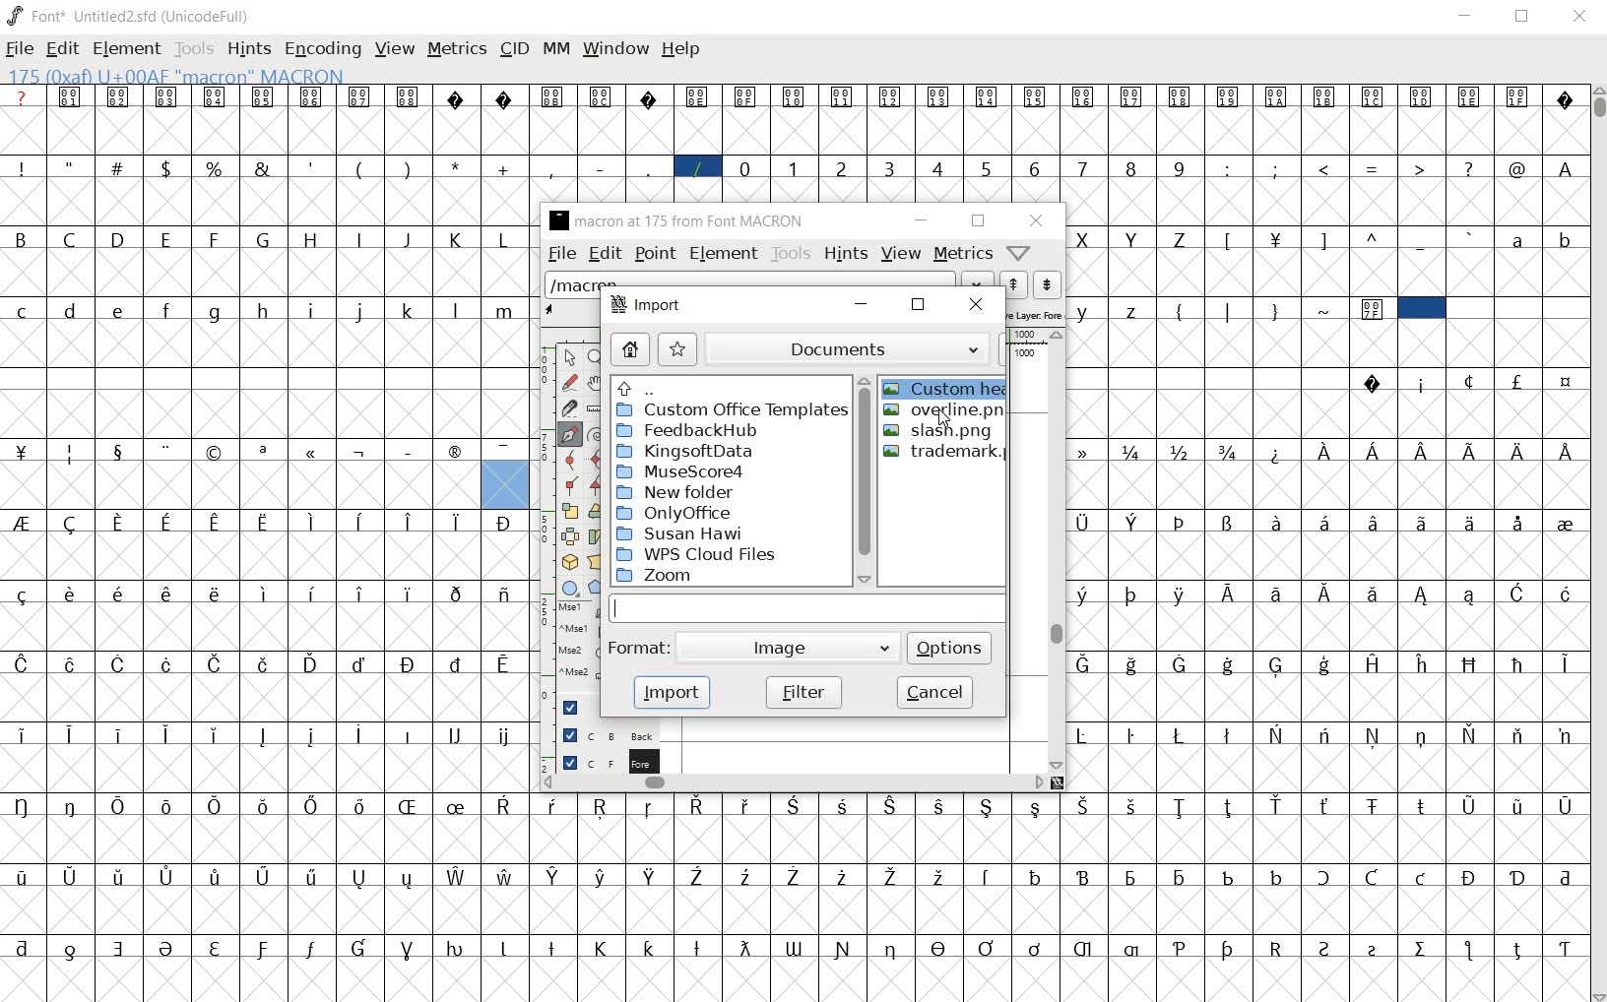  I want to click on Custom Office Templates, so click(732, 409).